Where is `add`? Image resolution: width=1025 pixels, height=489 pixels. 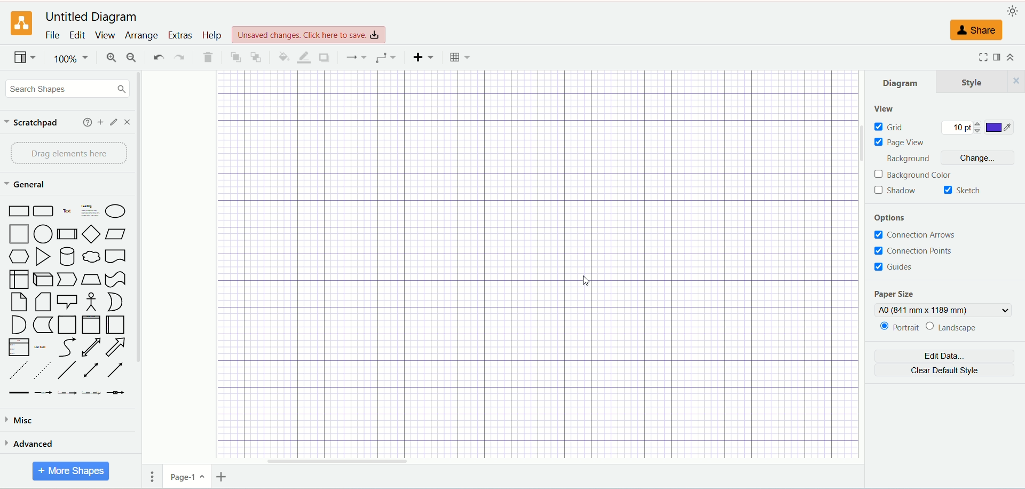
add is located at coordinates (98, 122).